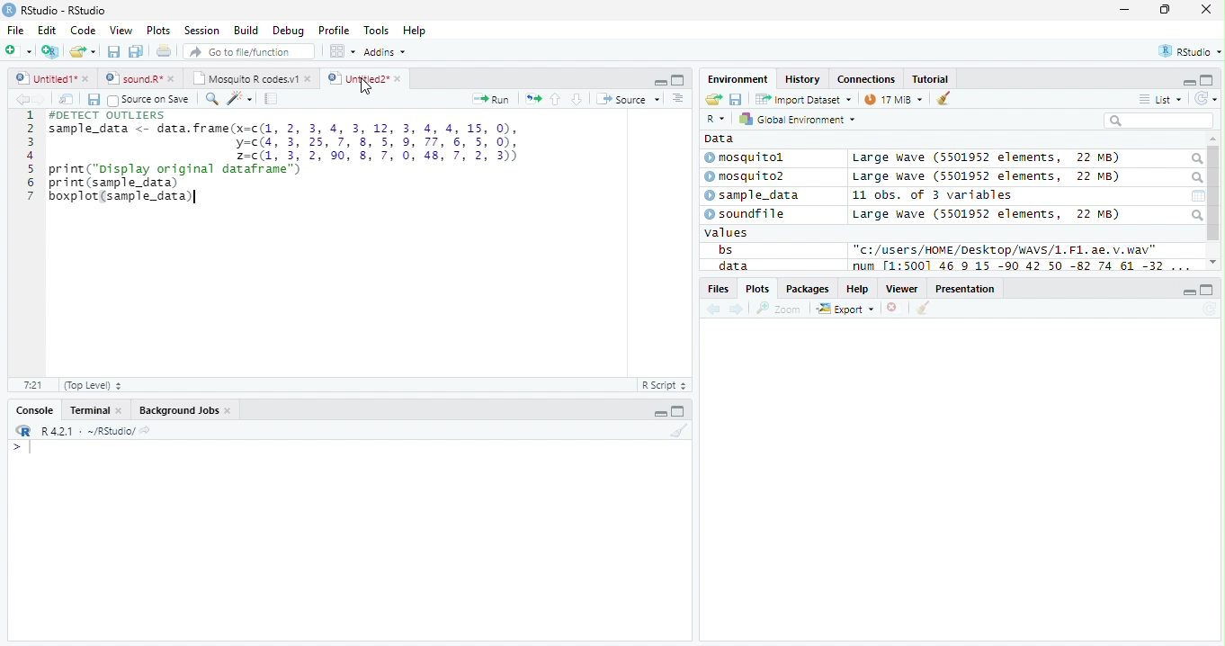 The height and width of the screenshot is (646, 1225). Describe the element at coordinates (22, 98) in the screenshot. I see `Go backward` at that location.